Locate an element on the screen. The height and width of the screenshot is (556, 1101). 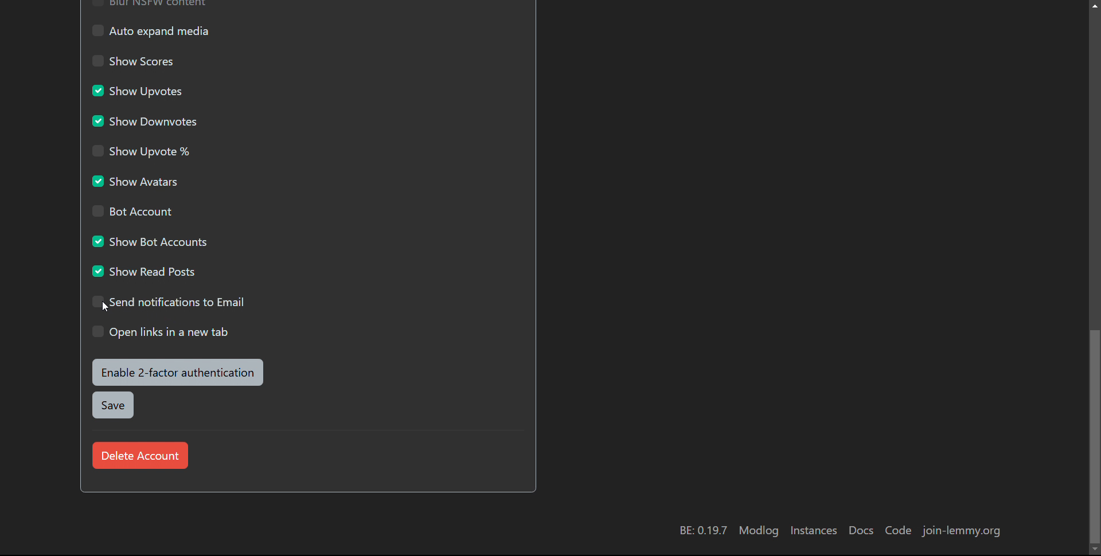
bot account is located at coordinates (130, 211).